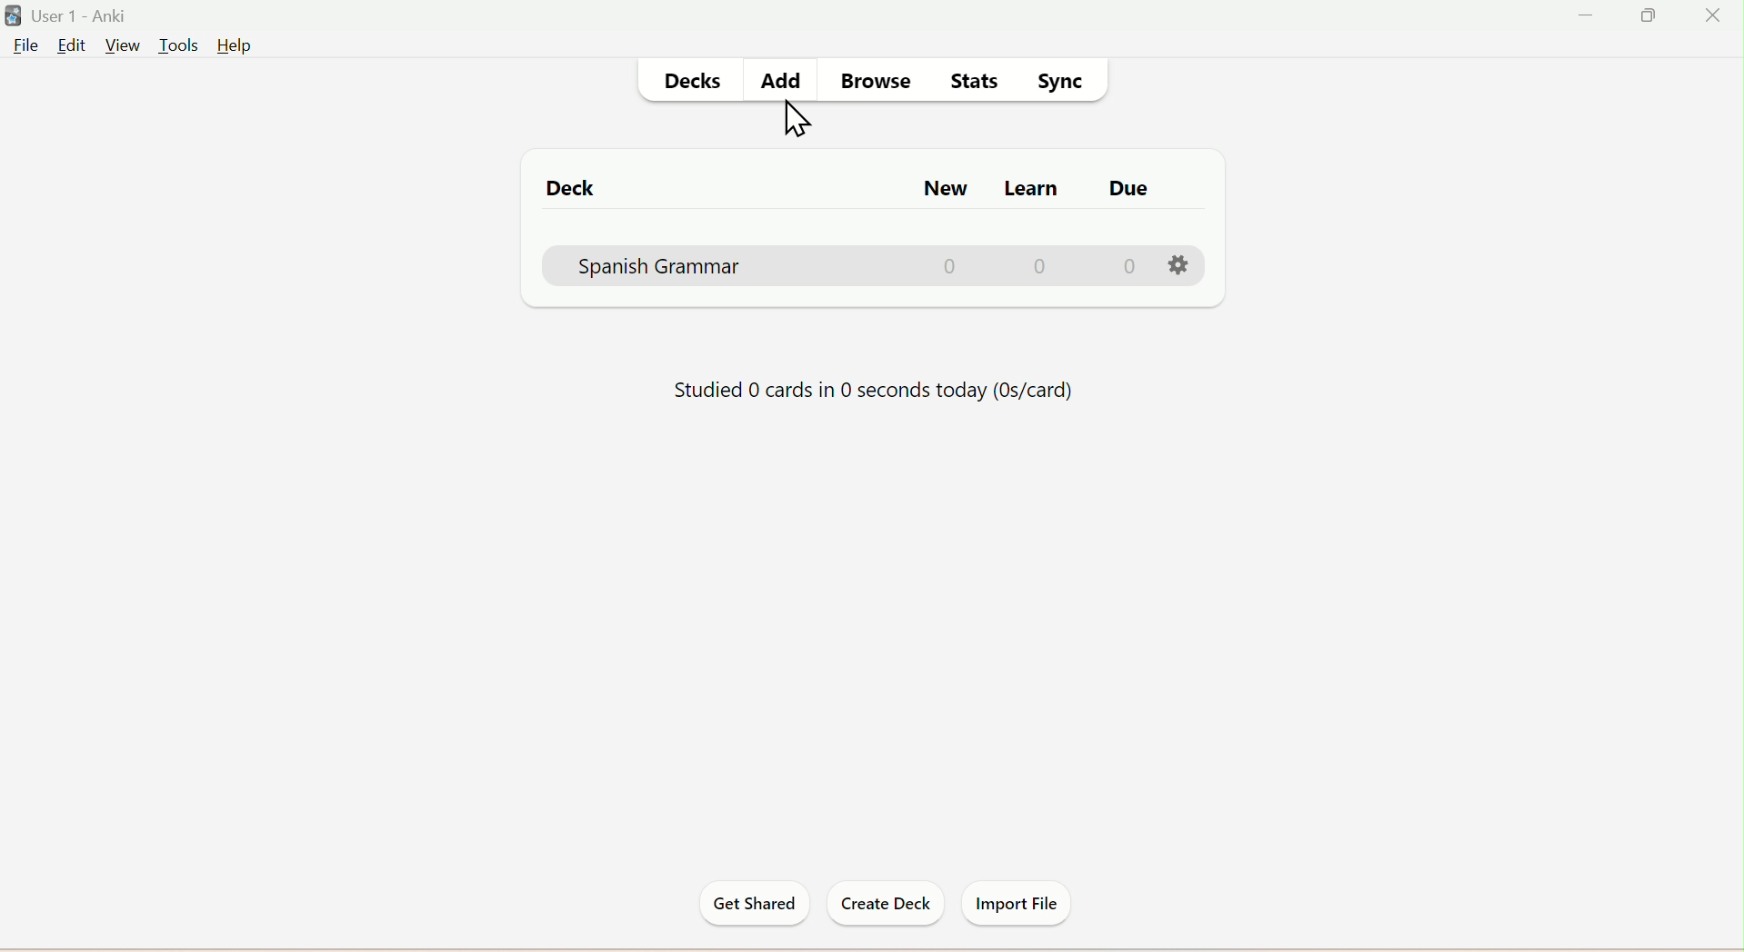  Describe the element at coordinates (945, 183) in the screenshot. I see `New` at that location.